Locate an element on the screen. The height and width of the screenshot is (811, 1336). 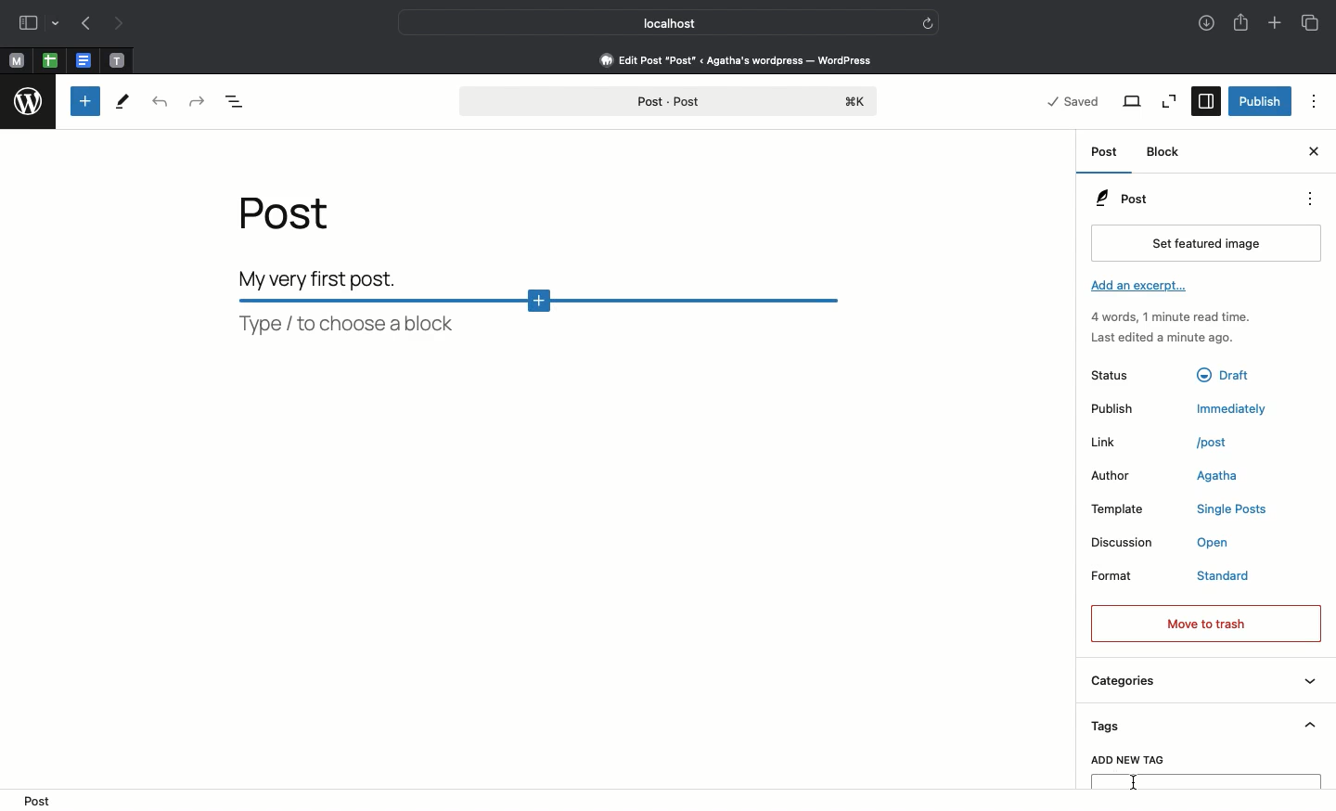
Edit post is located at coordinates (748, 59).